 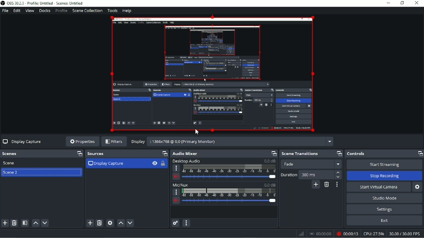 What do you see at coordinates (96, 154) in the screenshot?
I see `Sources` at bounding box center [96, 154].